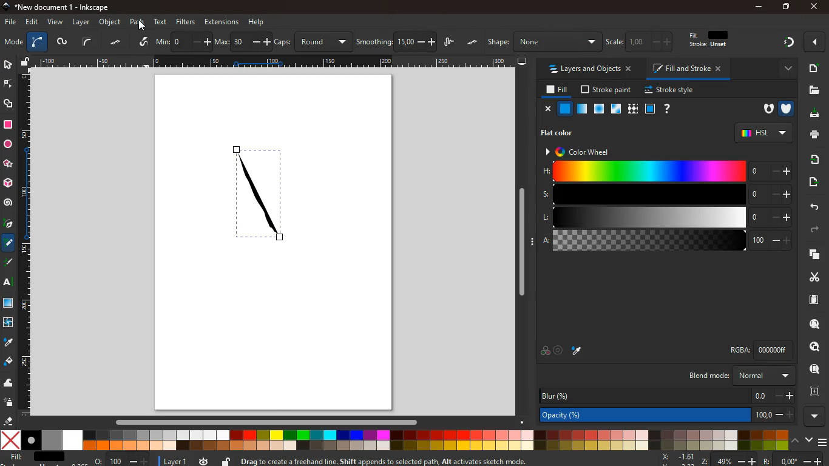 The width and height of the screenshot is (829, 466). Describe the element at coordinates (183, 41) in the screenshot. I see `min` at that location.